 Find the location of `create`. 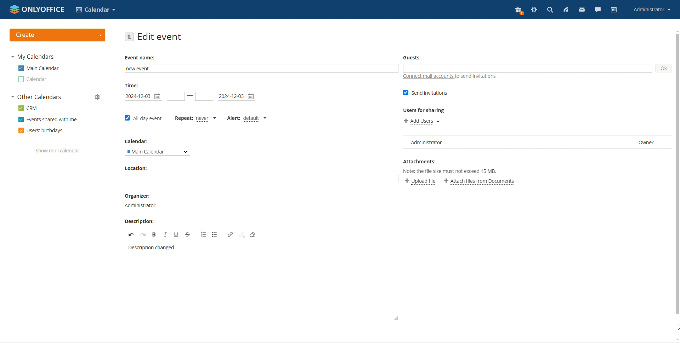

create is located at coordinates (58, 35).